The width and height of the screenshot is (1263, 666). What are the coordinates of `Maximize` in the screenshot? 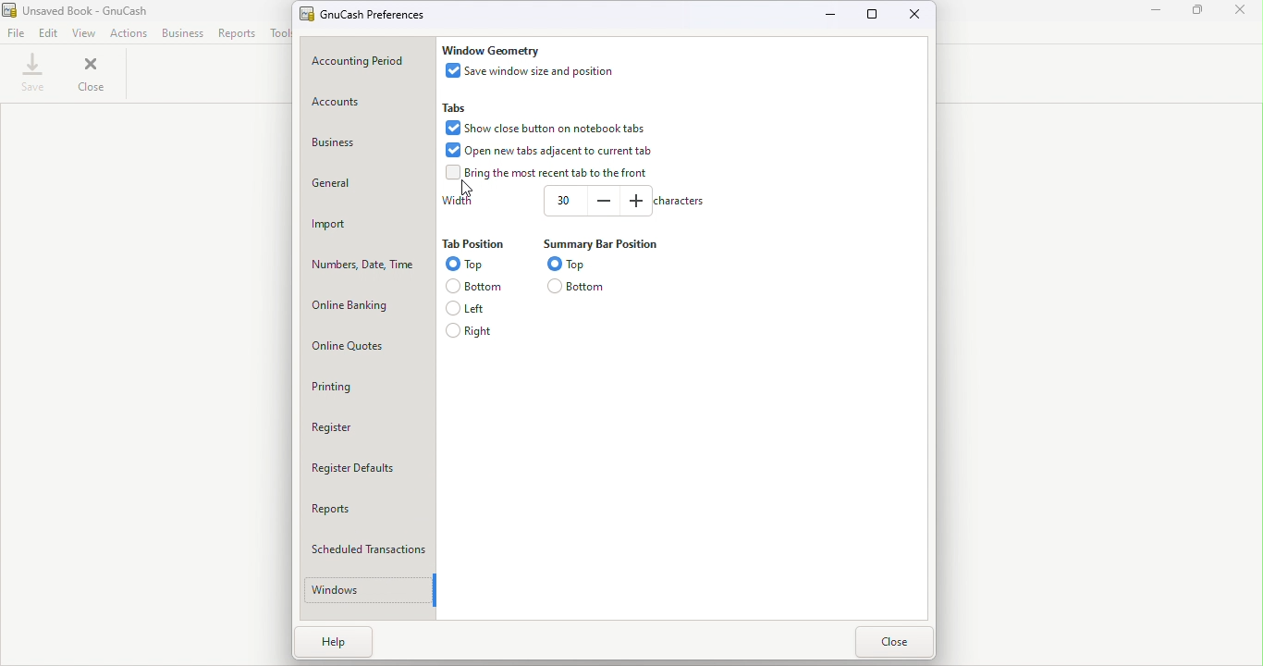 It's located at (875, 15).